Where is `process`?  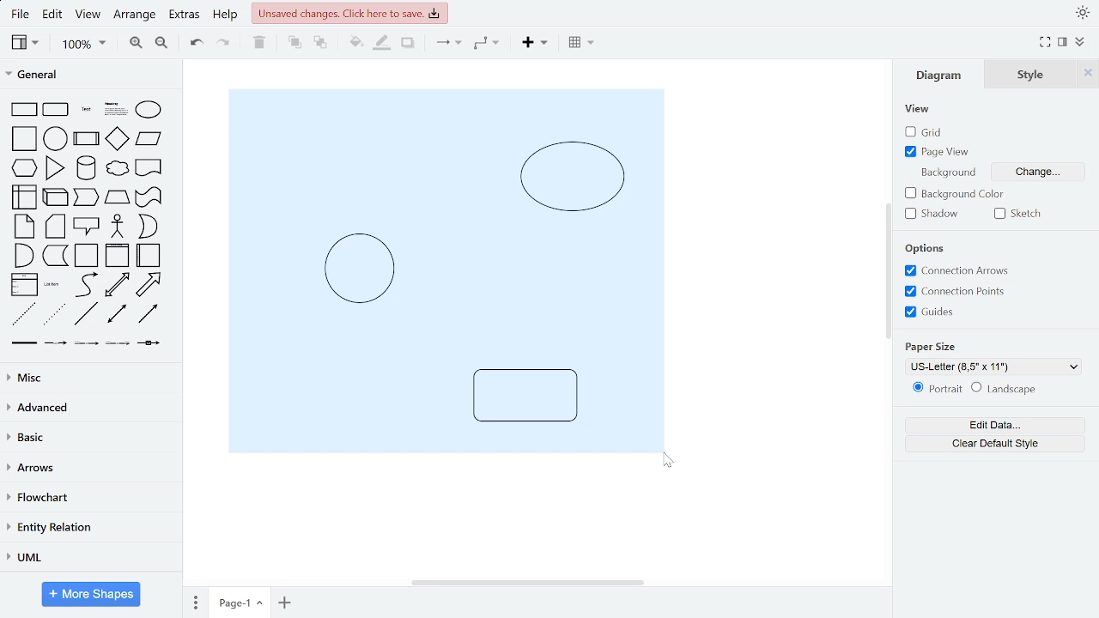
process is located at coordinates (87, 138).